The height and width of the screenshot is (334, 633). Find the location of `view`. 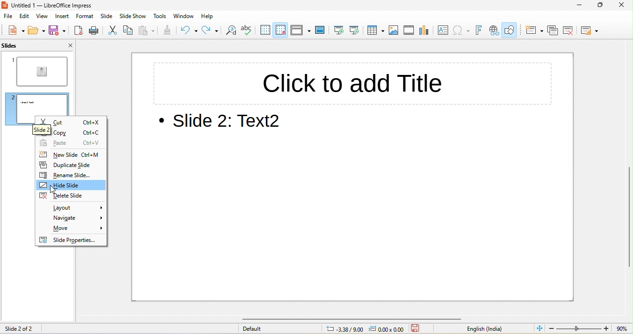

view is located at coordinates (45, 18).